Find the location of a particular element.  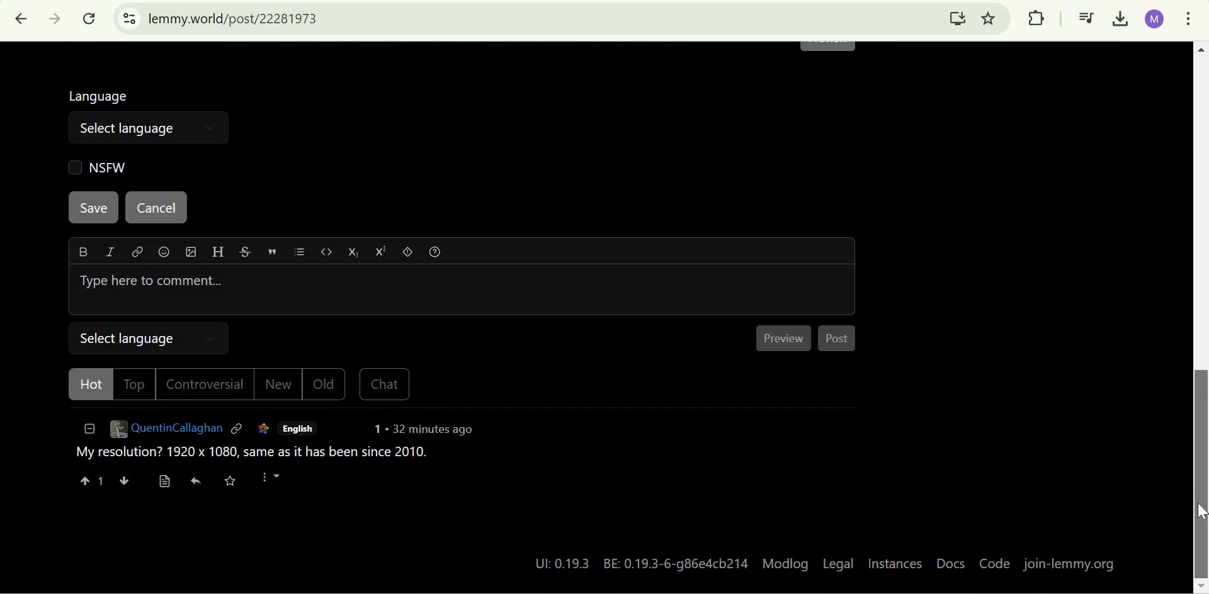

View site information is located at coordinates (129, 19).